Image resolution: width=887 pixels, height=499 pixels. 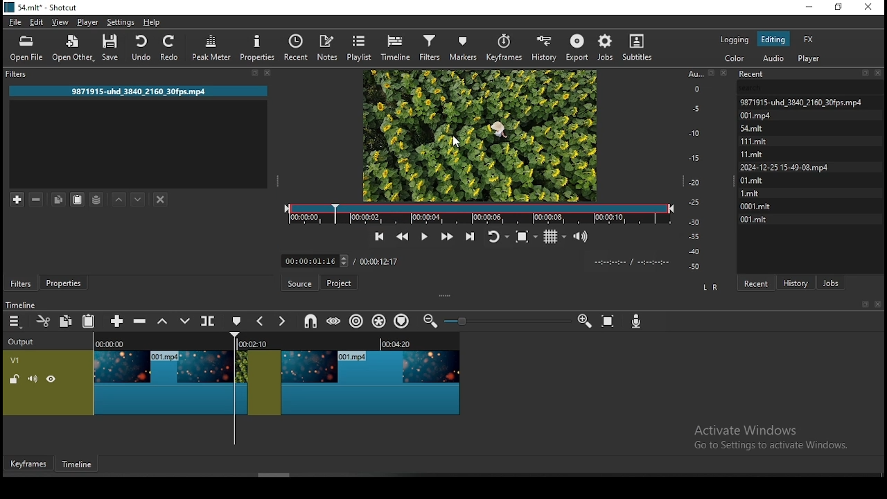 What do you see at coordinates (24, 360) in the screenshot?
I see `V1` at bounding box center [24, 360].